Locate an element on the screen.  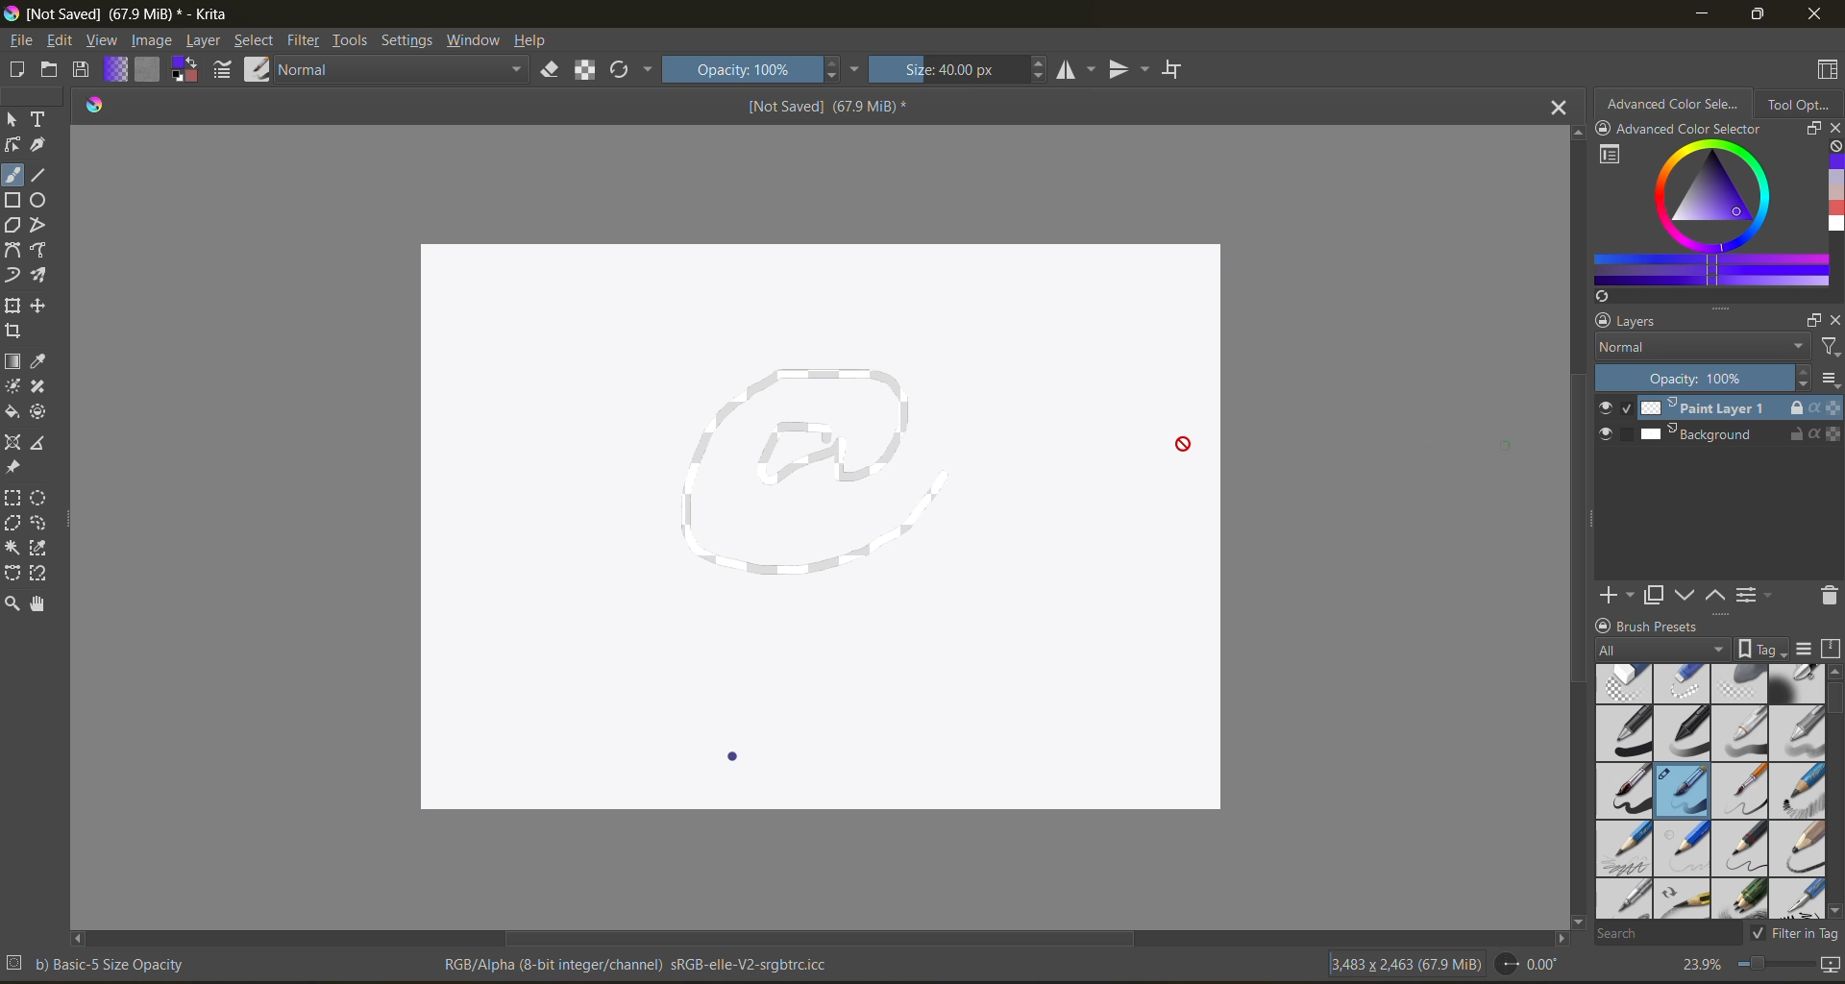
black pen is located at coordinates (1684, 733).